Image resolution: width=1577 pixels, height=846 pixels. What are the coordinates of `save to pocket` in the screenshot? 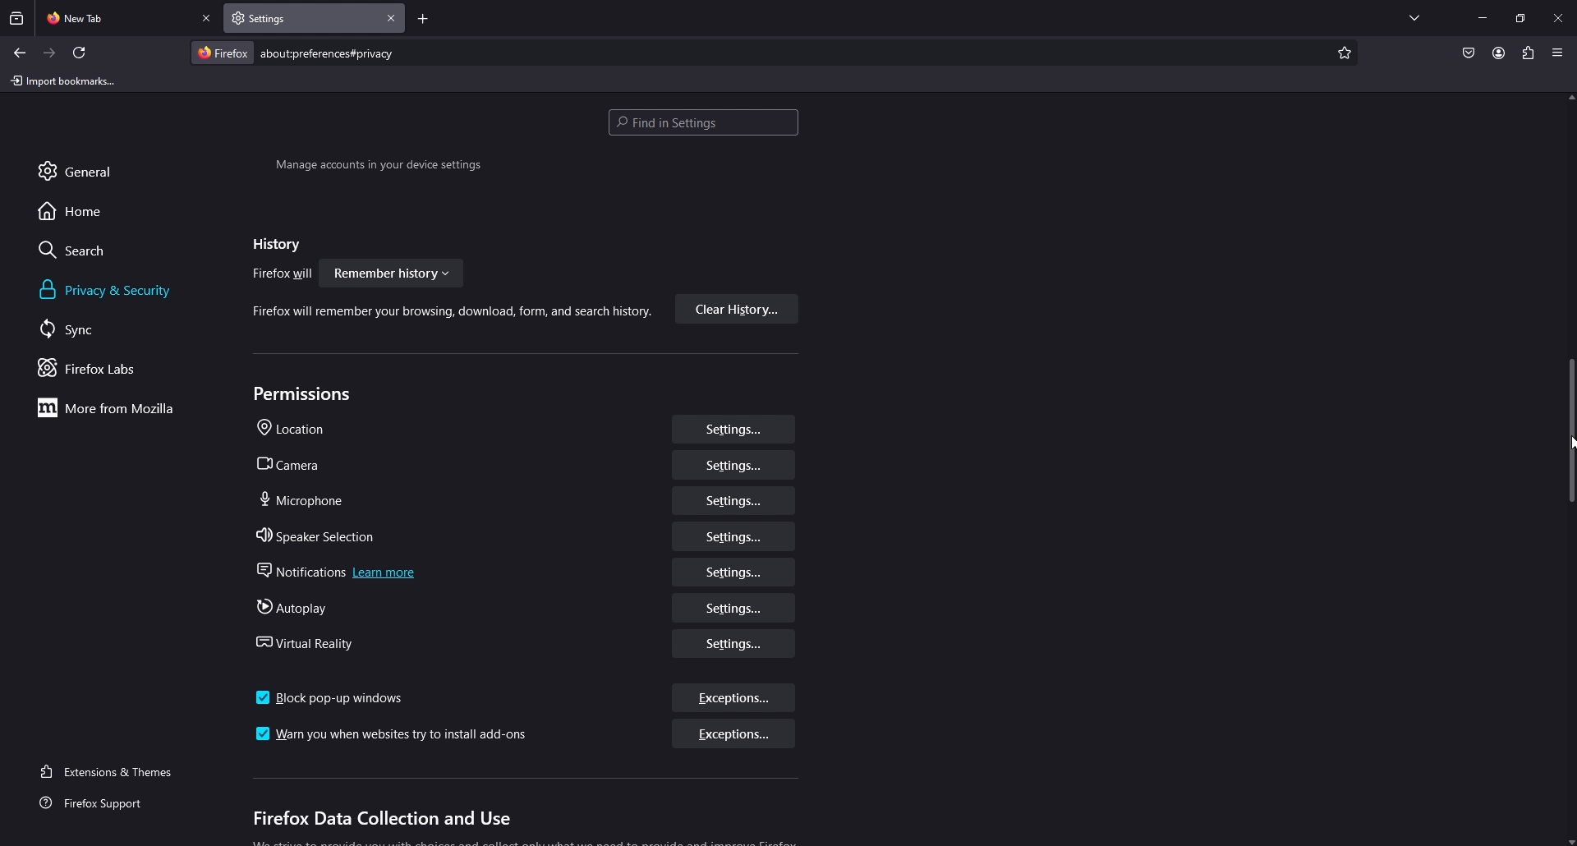 It's located at (1468, 54).